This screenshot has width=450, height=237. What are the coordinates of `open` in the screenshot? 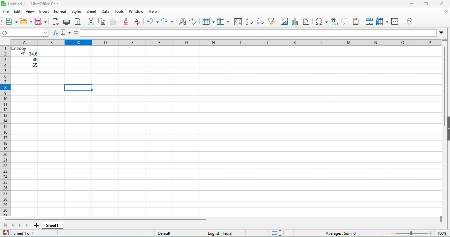 It's located at (26, 22).